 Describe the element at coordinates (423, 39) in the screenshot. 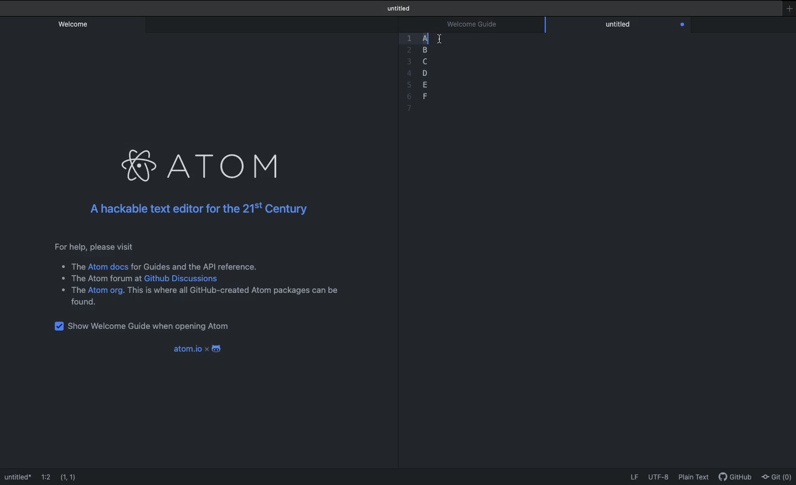

I see `Sections` at that location.